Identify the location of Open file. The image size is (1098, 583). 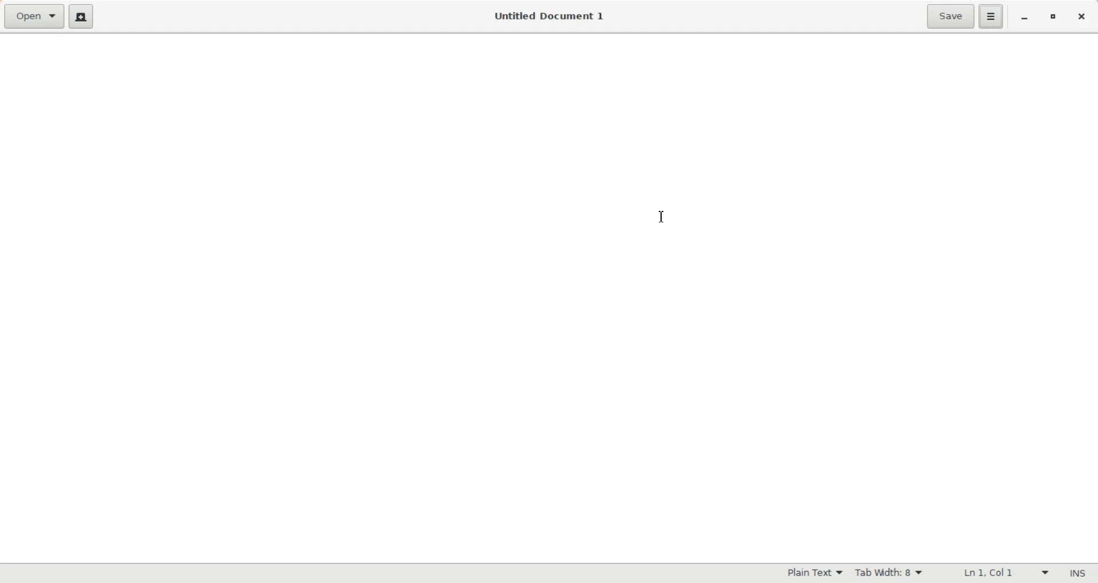
(34, 17).